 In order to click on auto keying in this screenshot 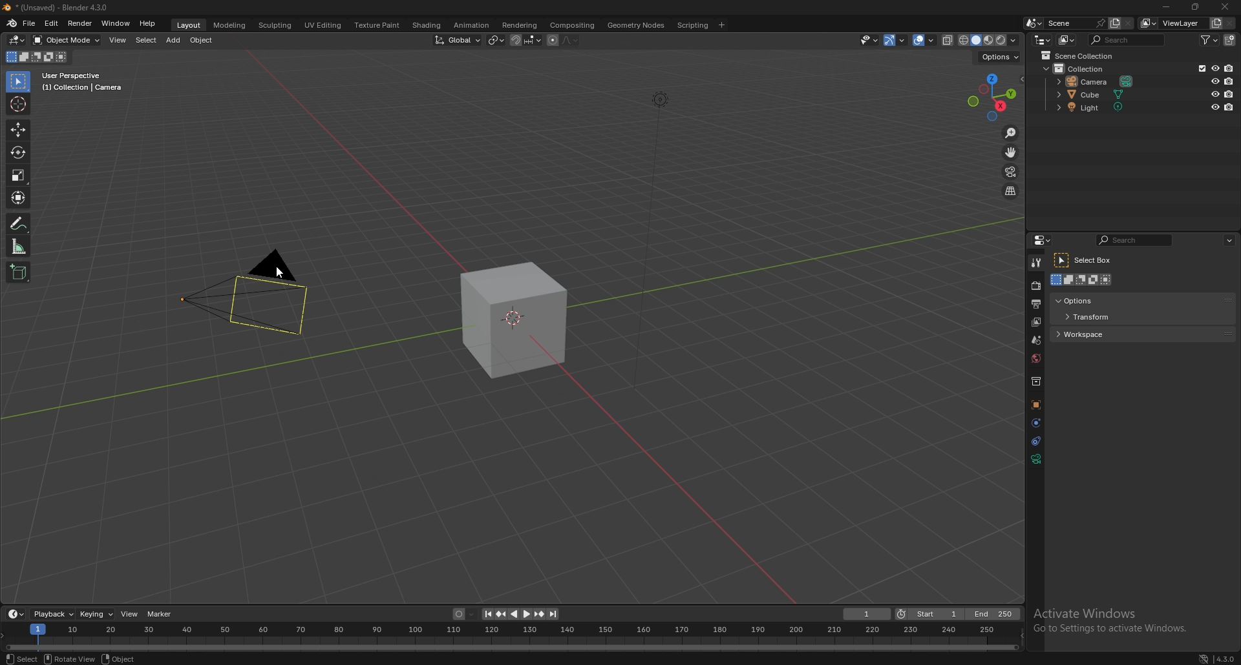, I will do `click(463, 614)`.